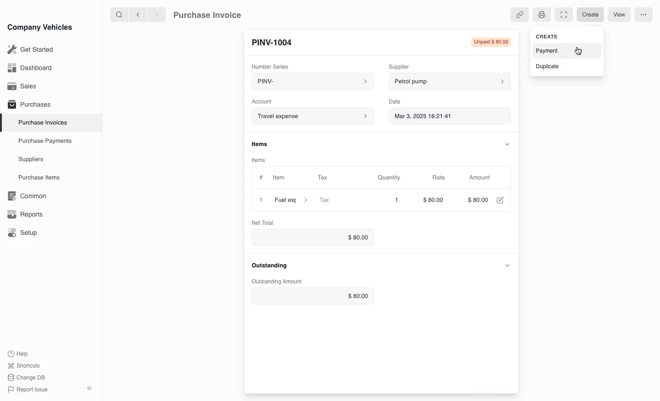  I want to click on $80.00, so click(436, 200).